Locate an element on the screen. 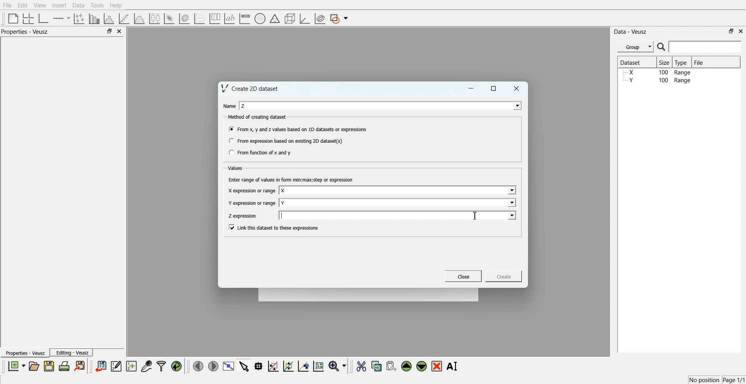  Create new dataset for ranging is located at coordinates (131, 366).